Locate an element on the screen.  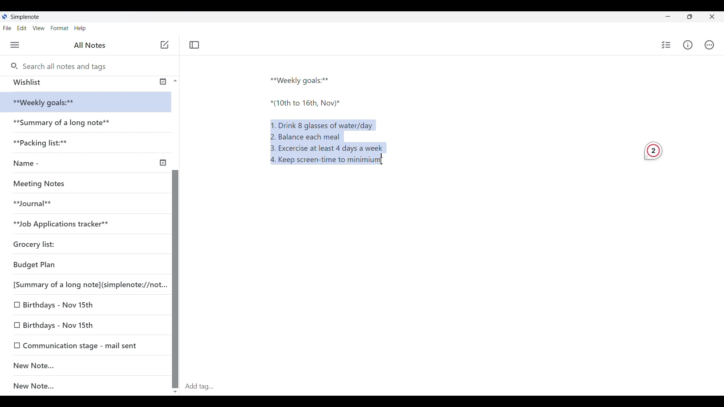
restore is located at coordinates (696, 18).